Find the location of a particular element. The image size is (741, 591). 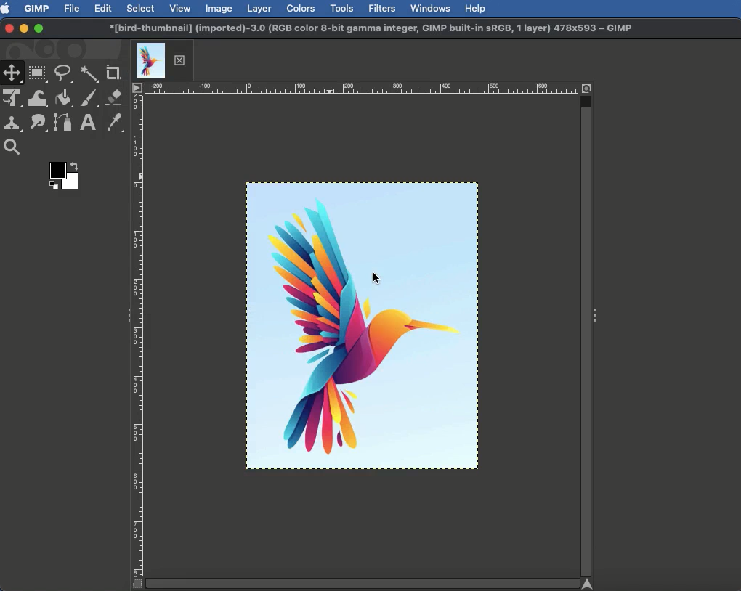

Image is located at coordinates (219, 9).